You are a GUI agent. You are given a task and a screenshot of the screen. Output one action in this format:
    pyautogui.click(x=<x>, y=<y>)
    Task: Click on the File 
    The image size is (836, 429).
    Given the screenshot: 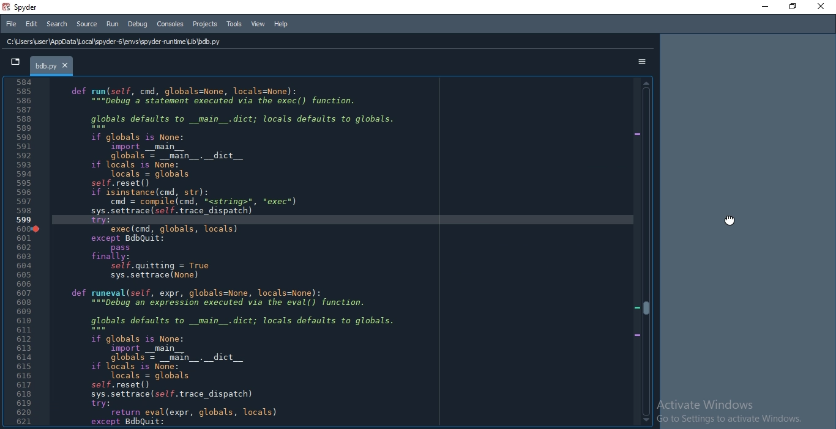 What is the action you would take?
    pyautogui.click(x=11, y=23)
    